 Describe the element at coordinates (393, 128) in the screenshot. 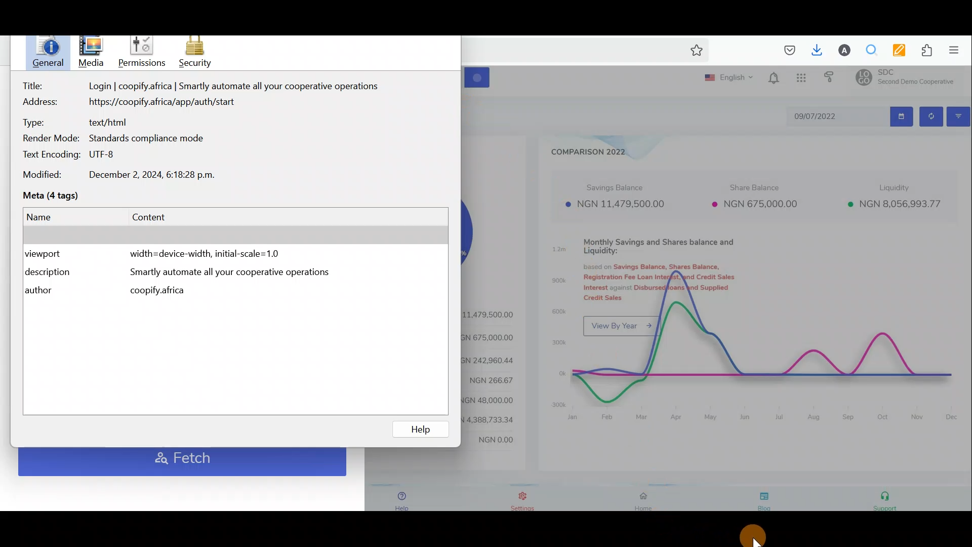

I see `Background` at that location.